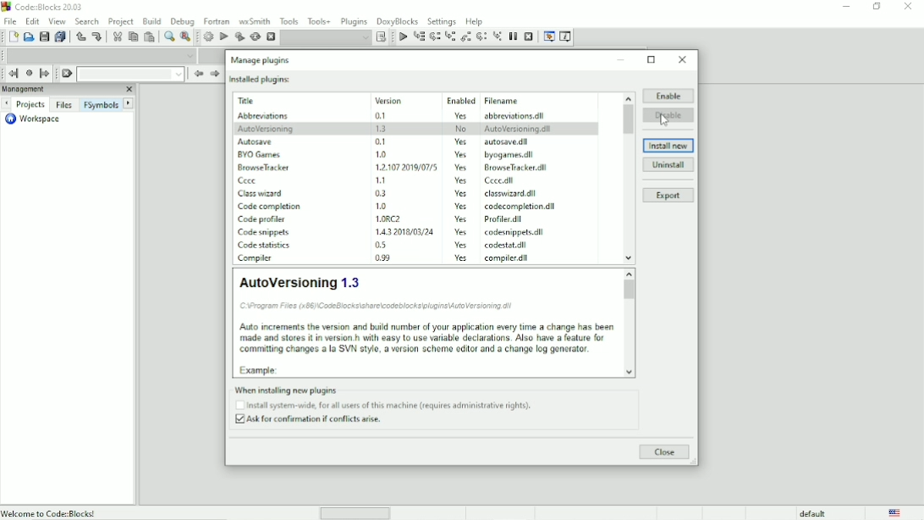  Describe the element at coordinates (519, 129) in the screenshot. I see `AutoVersioning.dll` at that location.